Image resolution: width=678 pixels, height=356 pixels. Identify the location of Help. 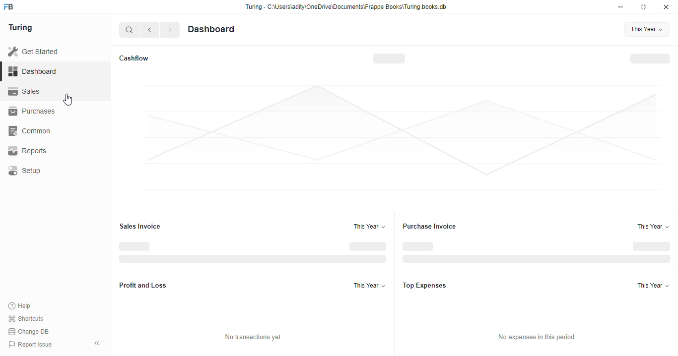
(21, 306).